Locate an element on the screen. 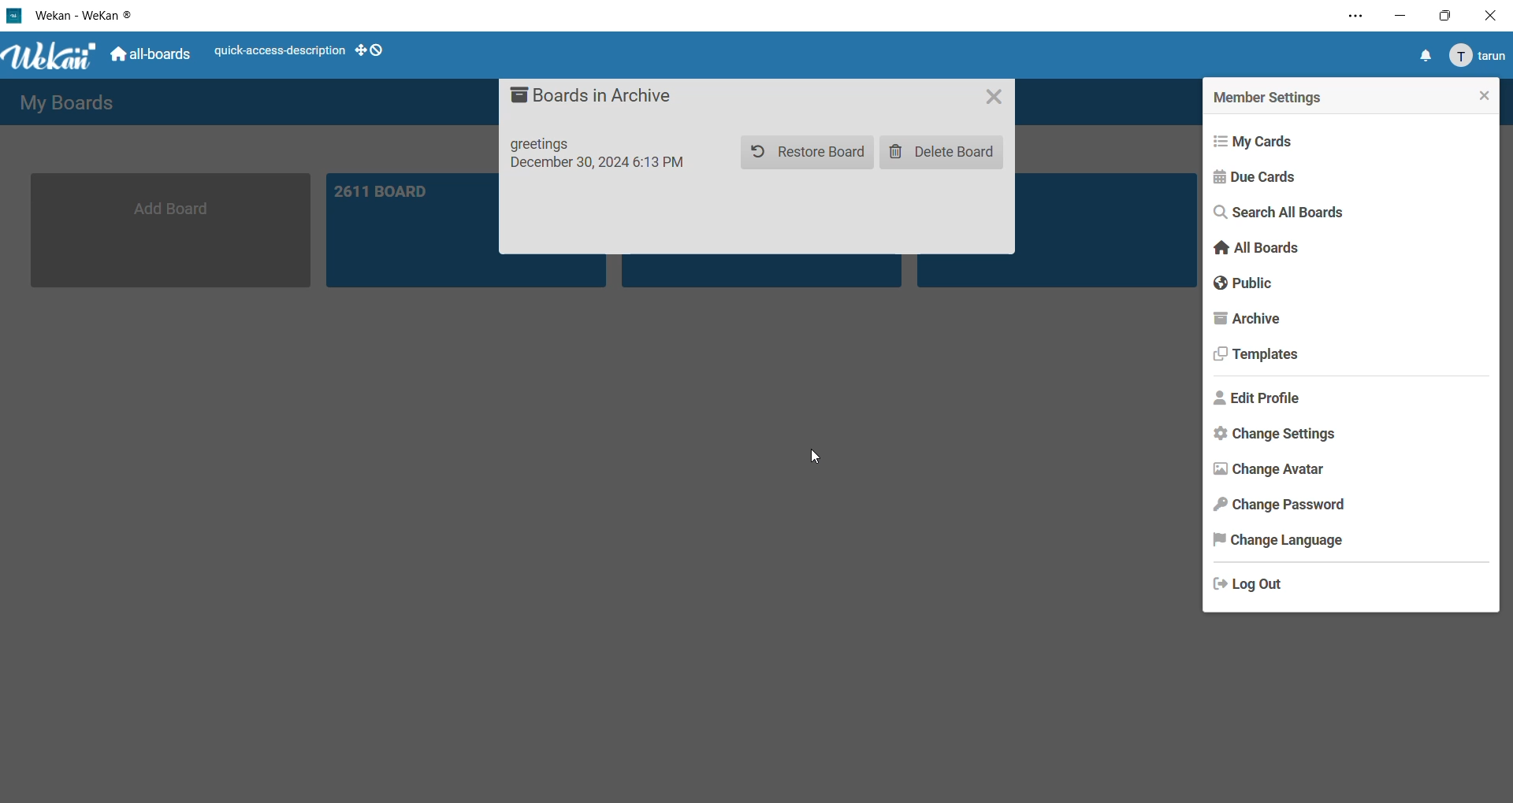 This screenshot has height=803, width=1513. minimize is located at coordinates (1396, 16).